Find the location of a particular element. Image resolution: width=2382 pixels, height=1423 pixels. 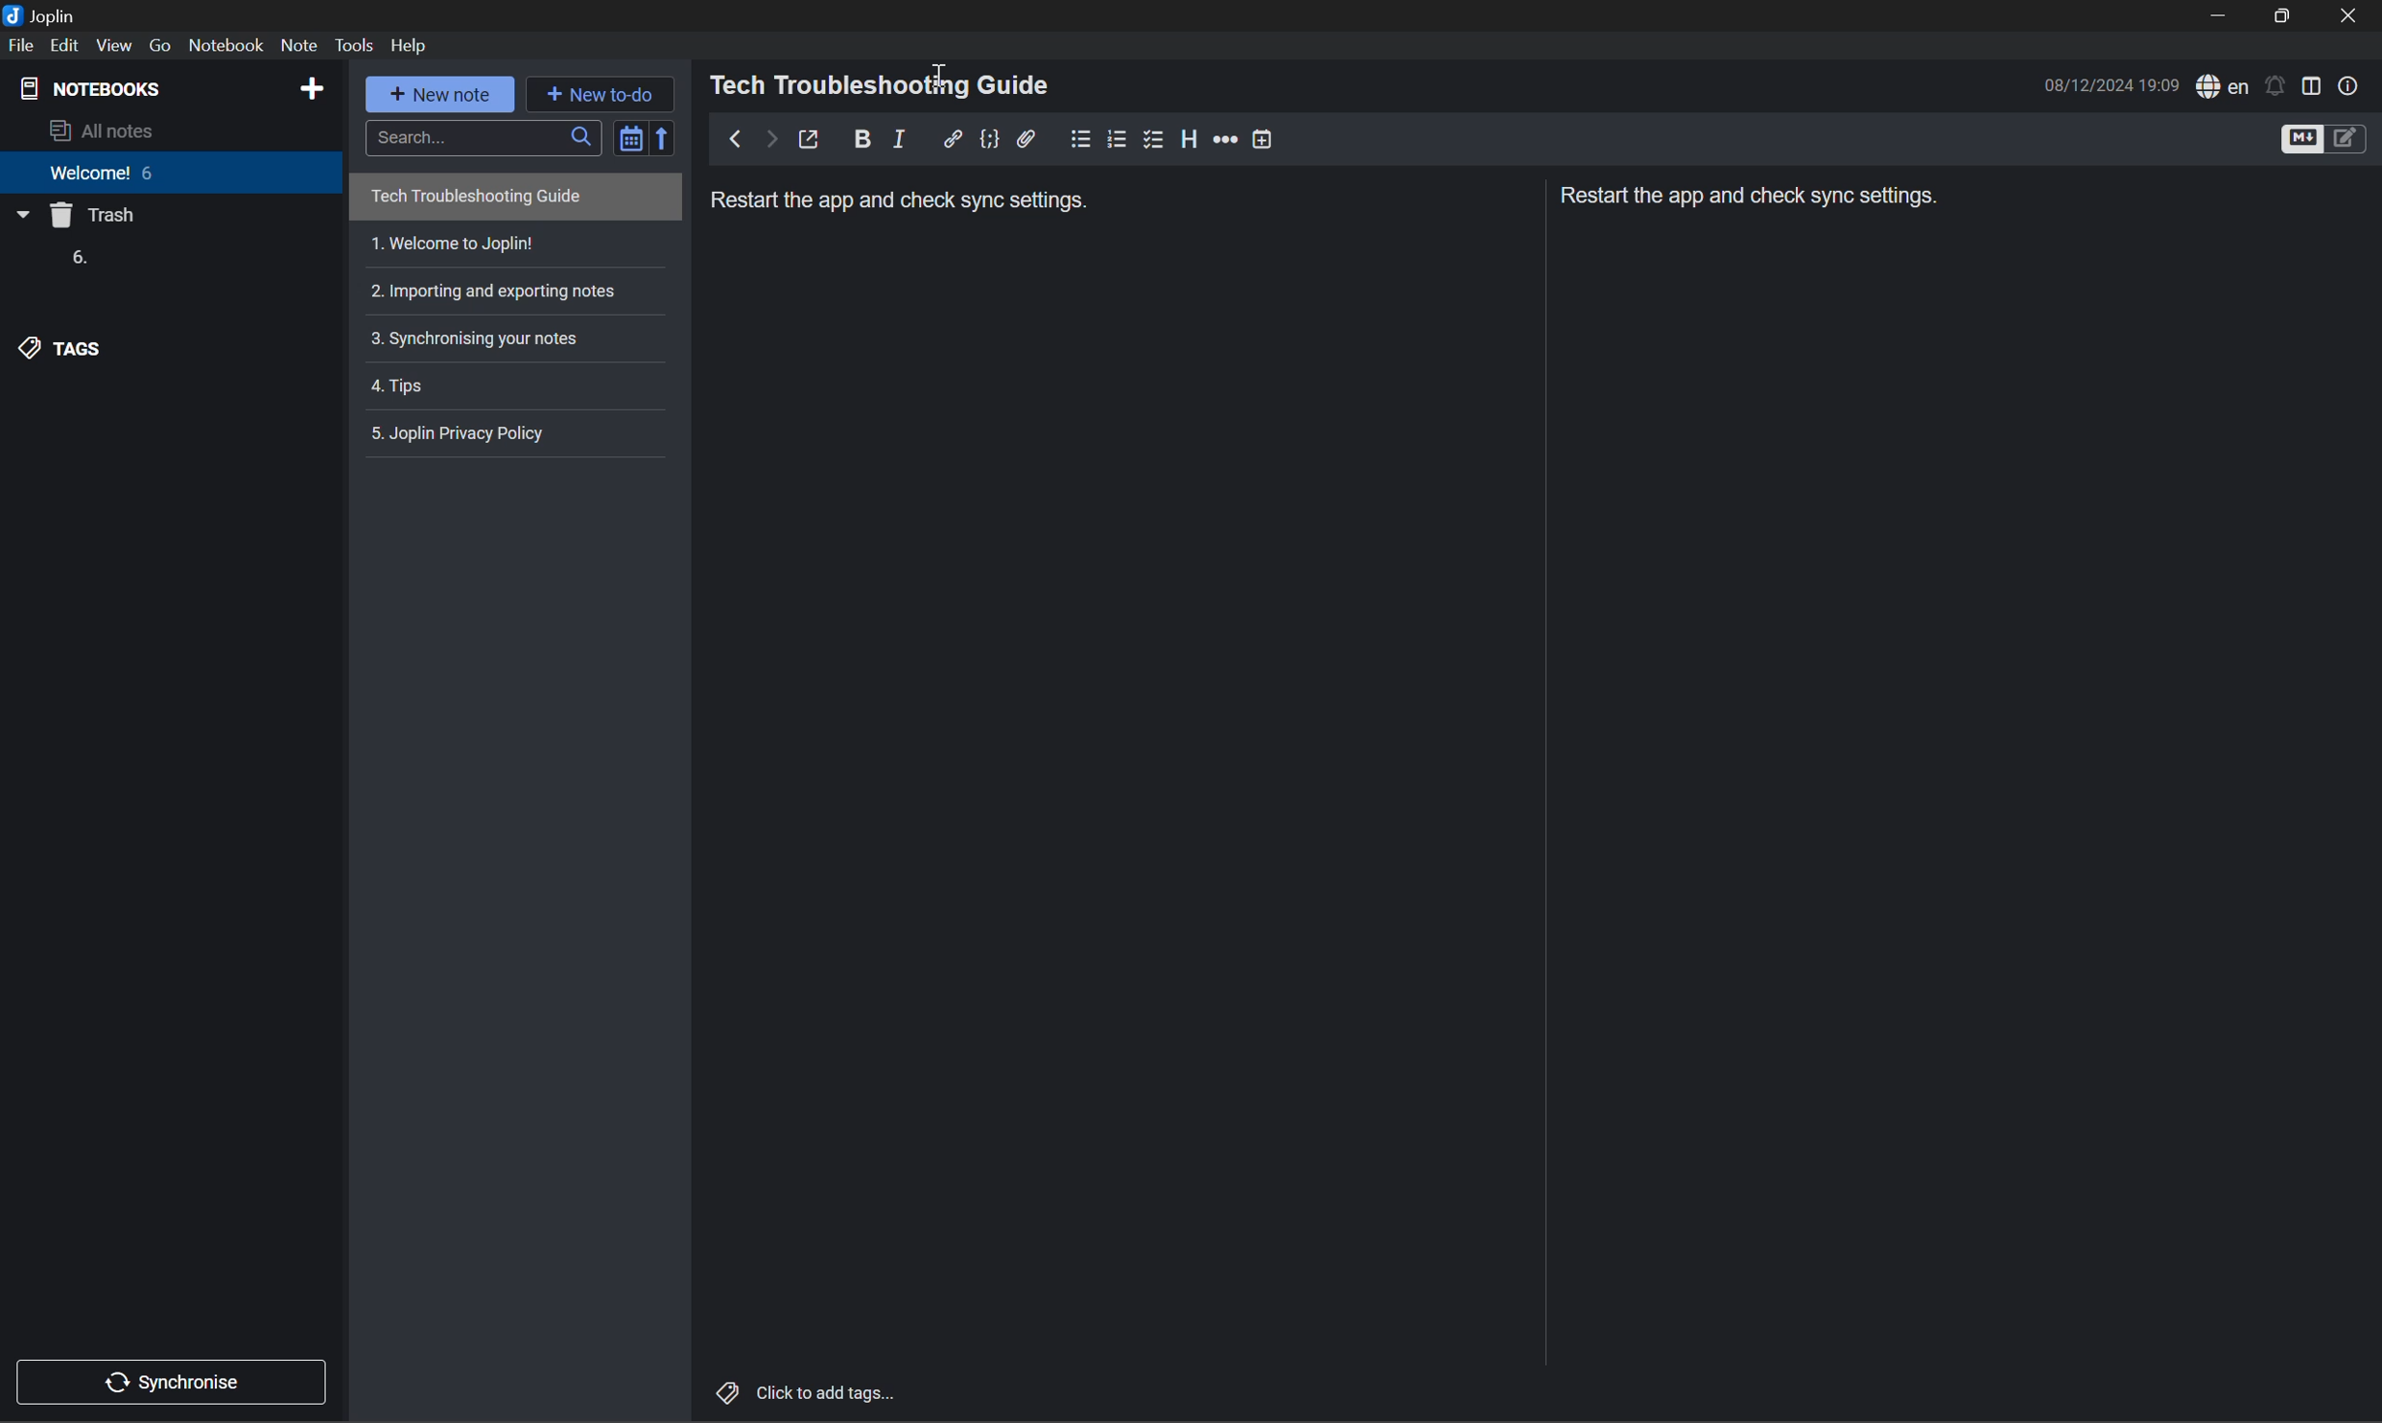

NOTEBOOKS is located at coordinates (94, 85).